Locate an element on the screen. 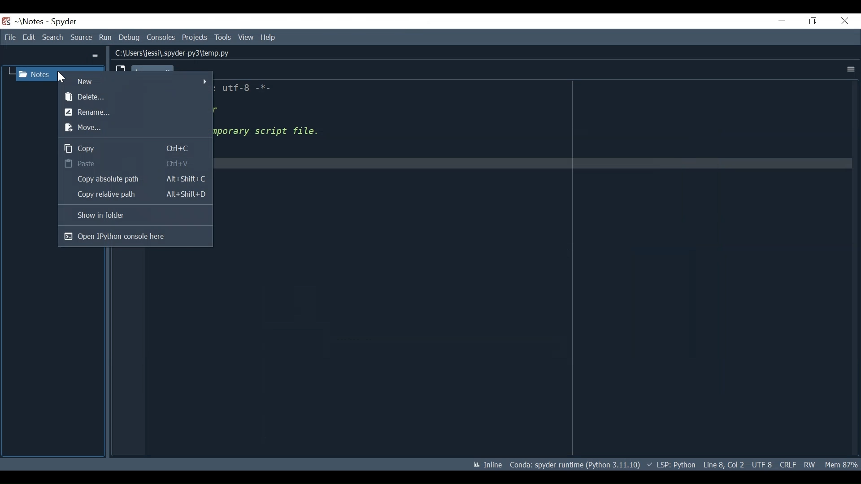 The width and height of the screenshot is (861, 484). Show in folder is located at coordinates (134, 216).